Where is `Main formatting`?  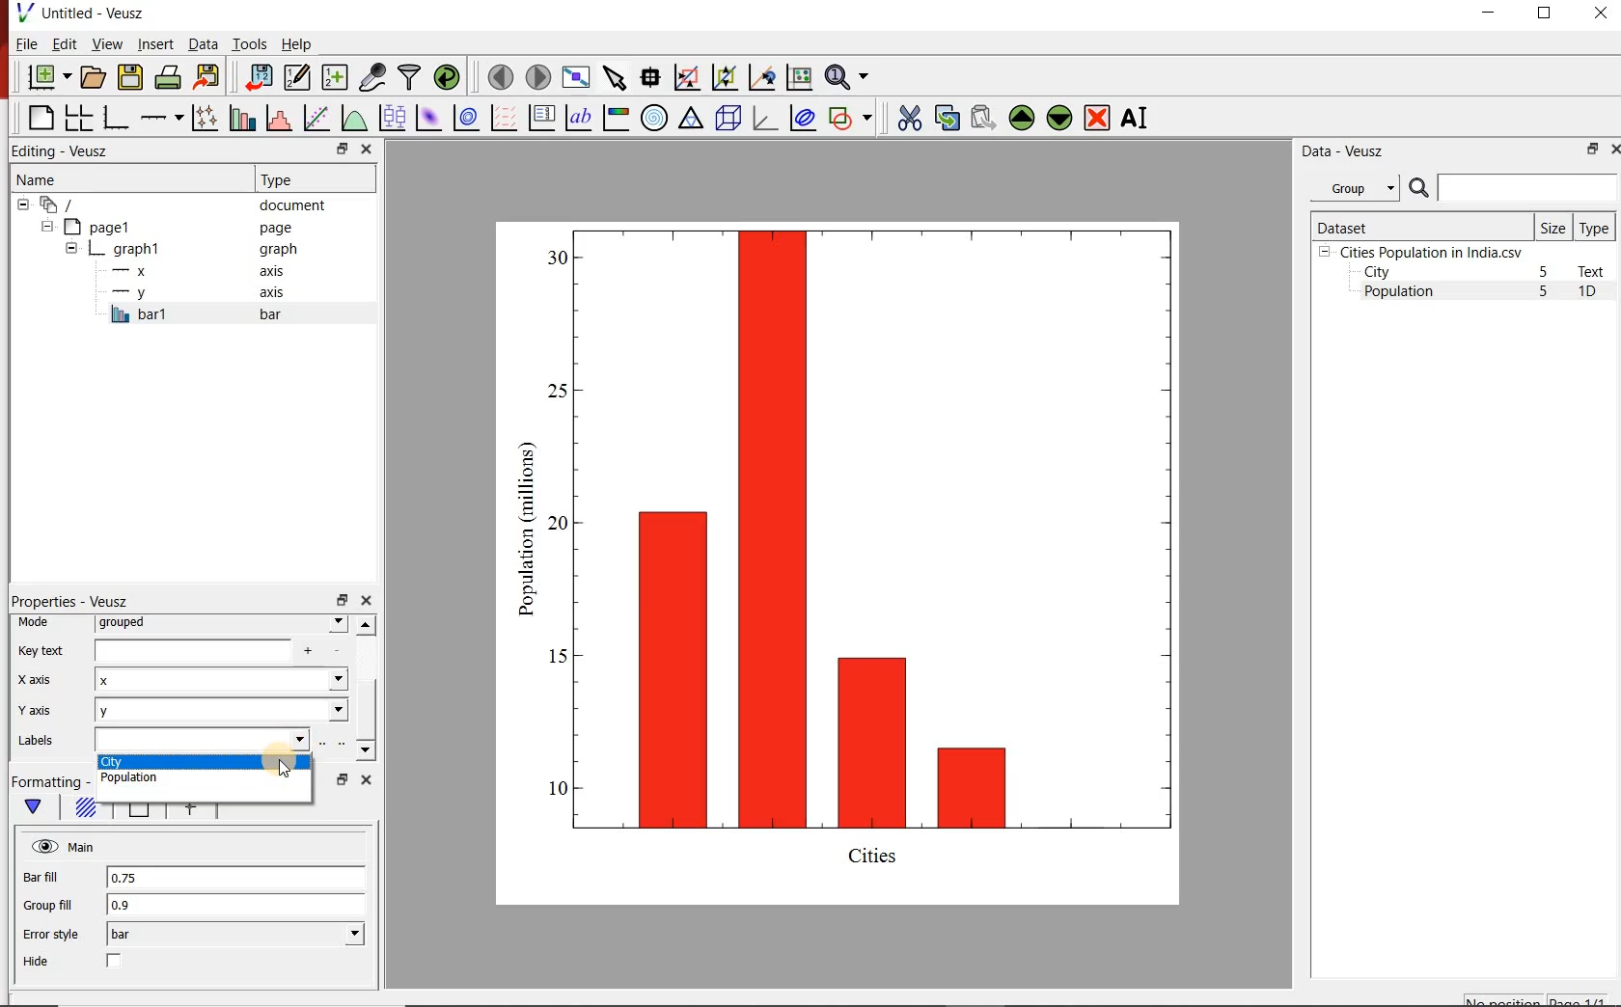 Main formatting is located at coordinates (37, 807).